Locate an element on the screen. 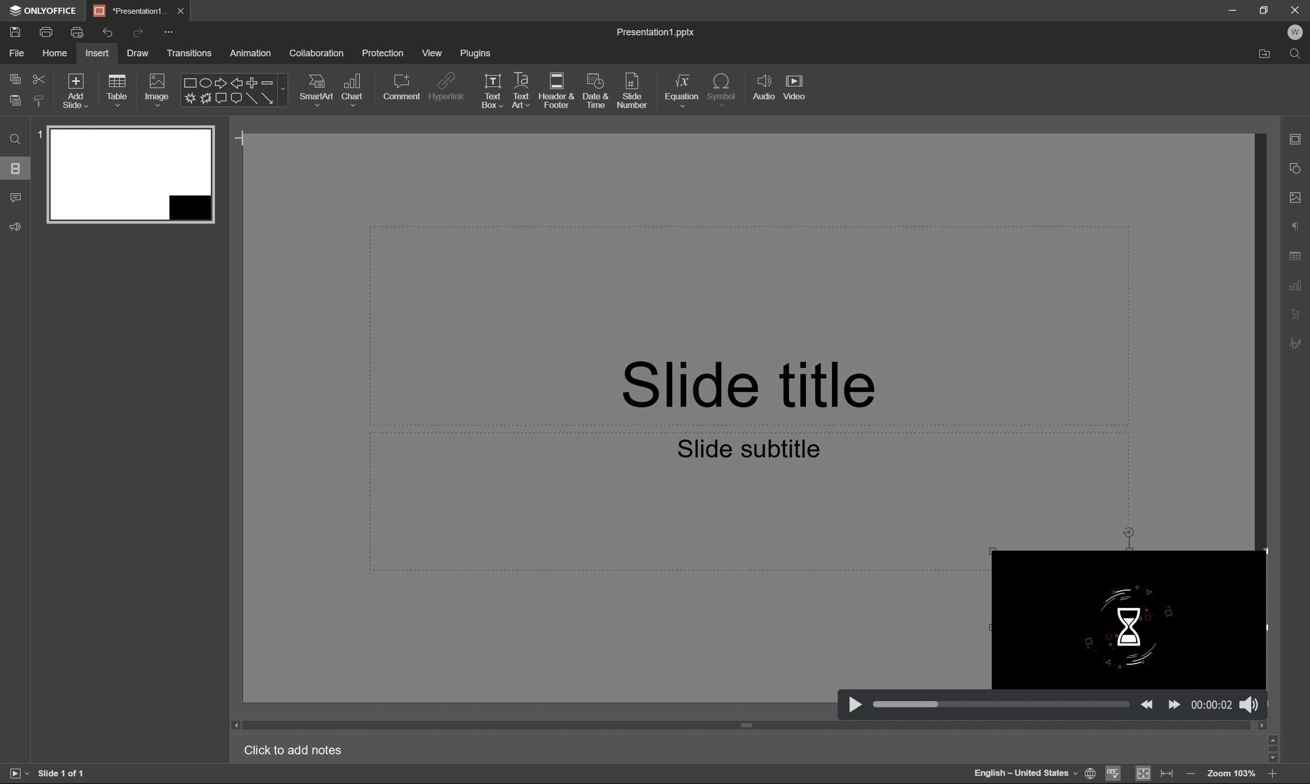 Image resolution: width=1310 pixels, height=784 pixels. restore down is located at coordinates (1264, 8).